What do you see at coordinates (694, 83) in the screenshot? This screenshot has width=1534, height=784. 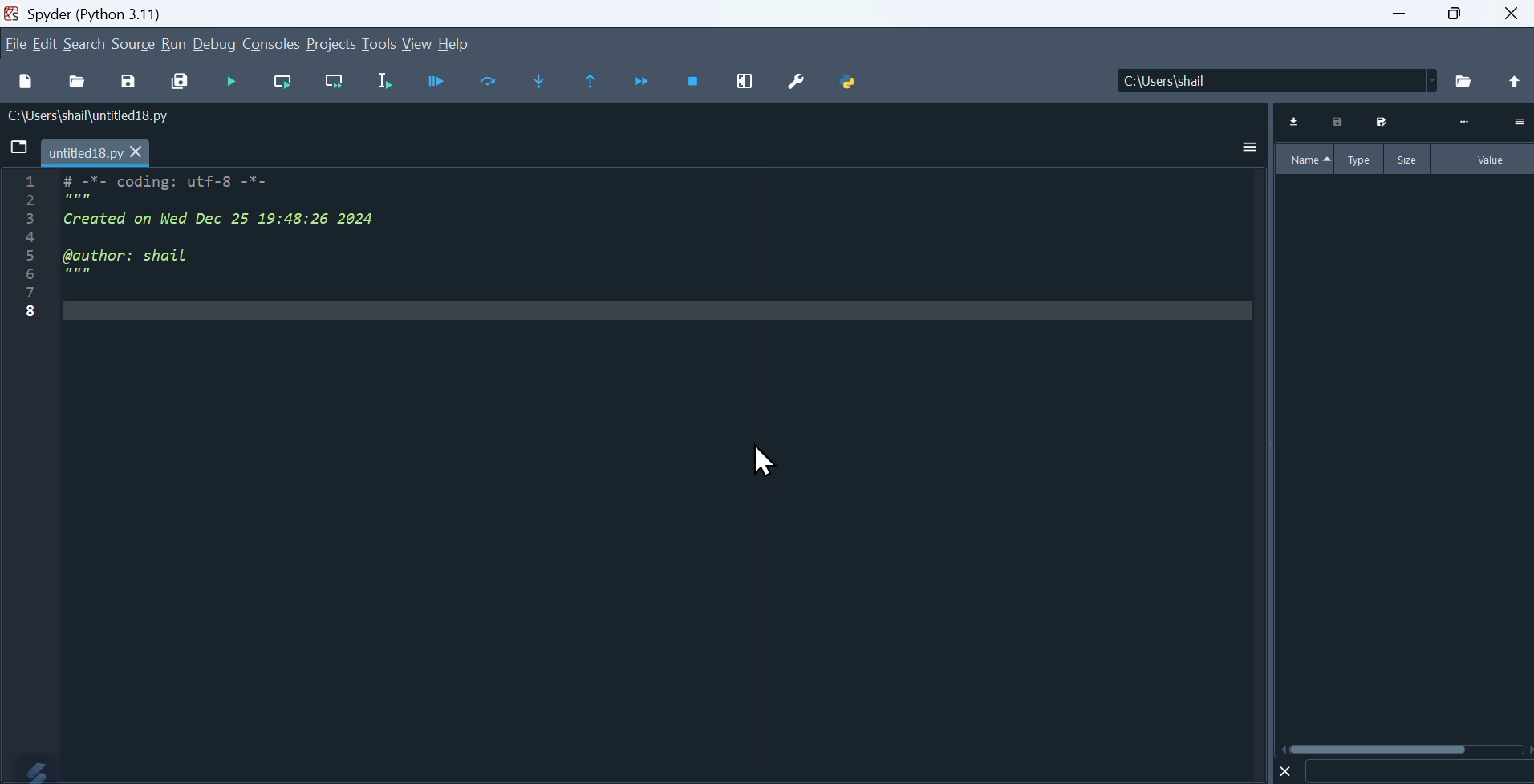 I see `Stop debugging` at bounding box center [694, 83].